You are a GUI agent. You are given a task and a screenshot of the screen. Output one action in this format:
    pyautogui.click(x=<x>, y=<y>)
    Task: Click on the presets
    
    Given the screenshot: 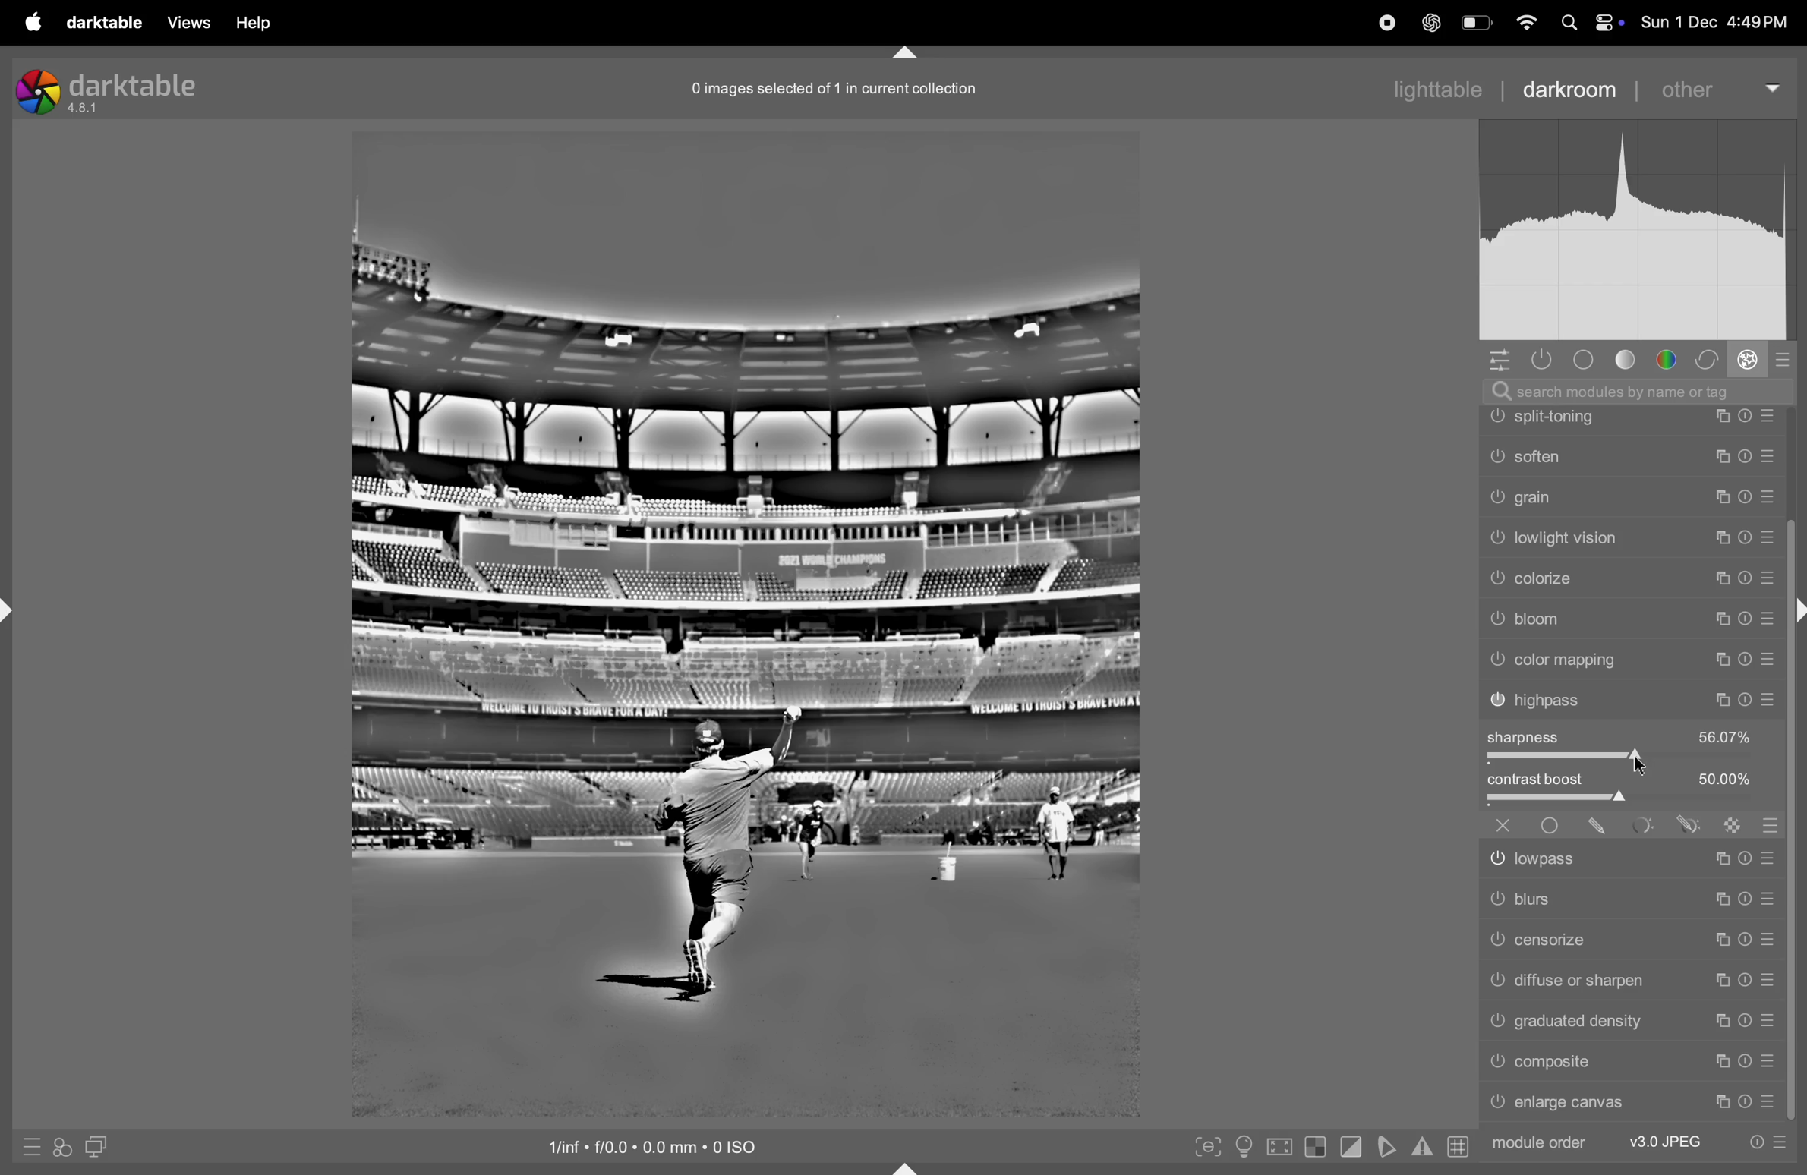 What is the action you would take?
    pyautogui.click(x=1781, y=362)
    